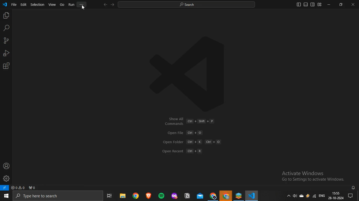 The width and height of the screenshot is (359, 201). What do you see at coordinates (82, 5) in the screenshot?
I see `...` at bounding box center [82, 5].